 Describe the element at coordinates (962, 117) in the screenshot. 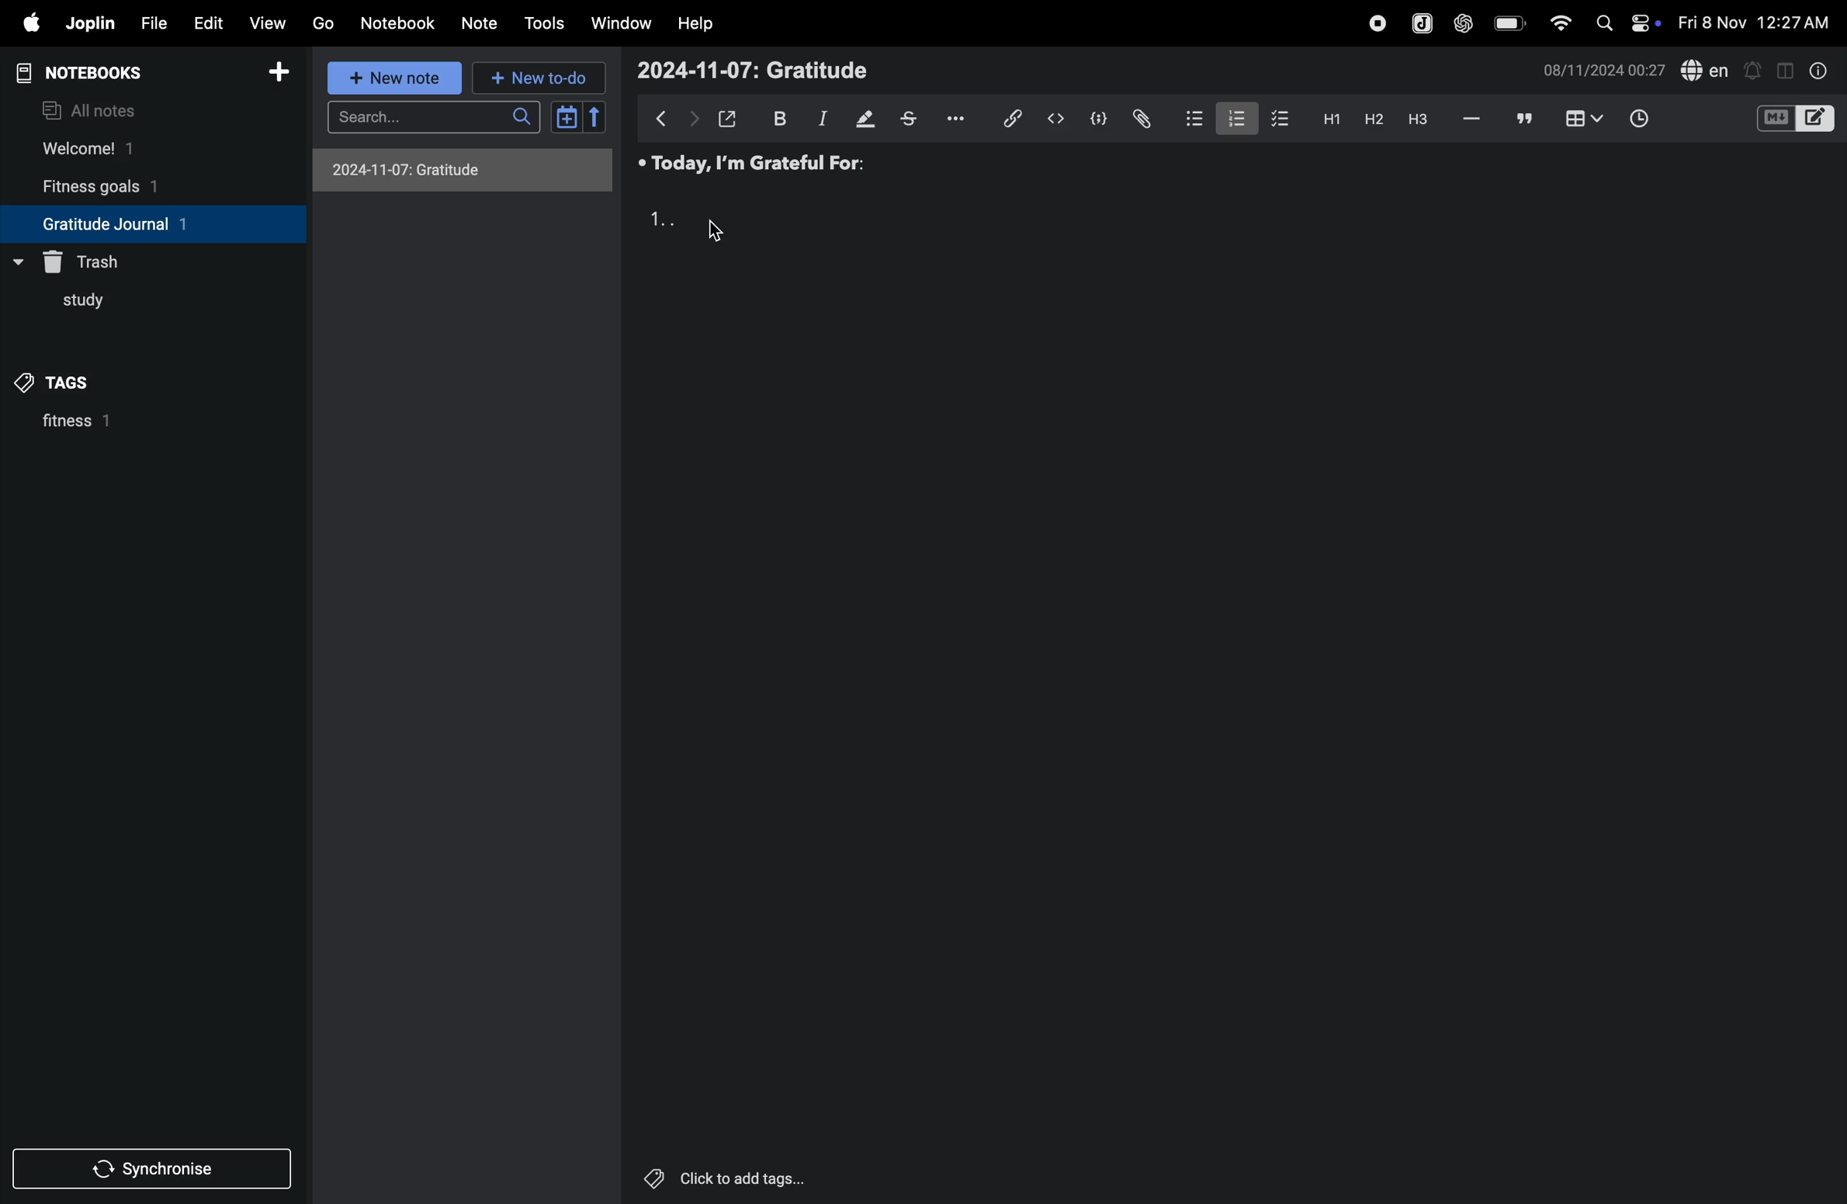

I see `options` at that location.